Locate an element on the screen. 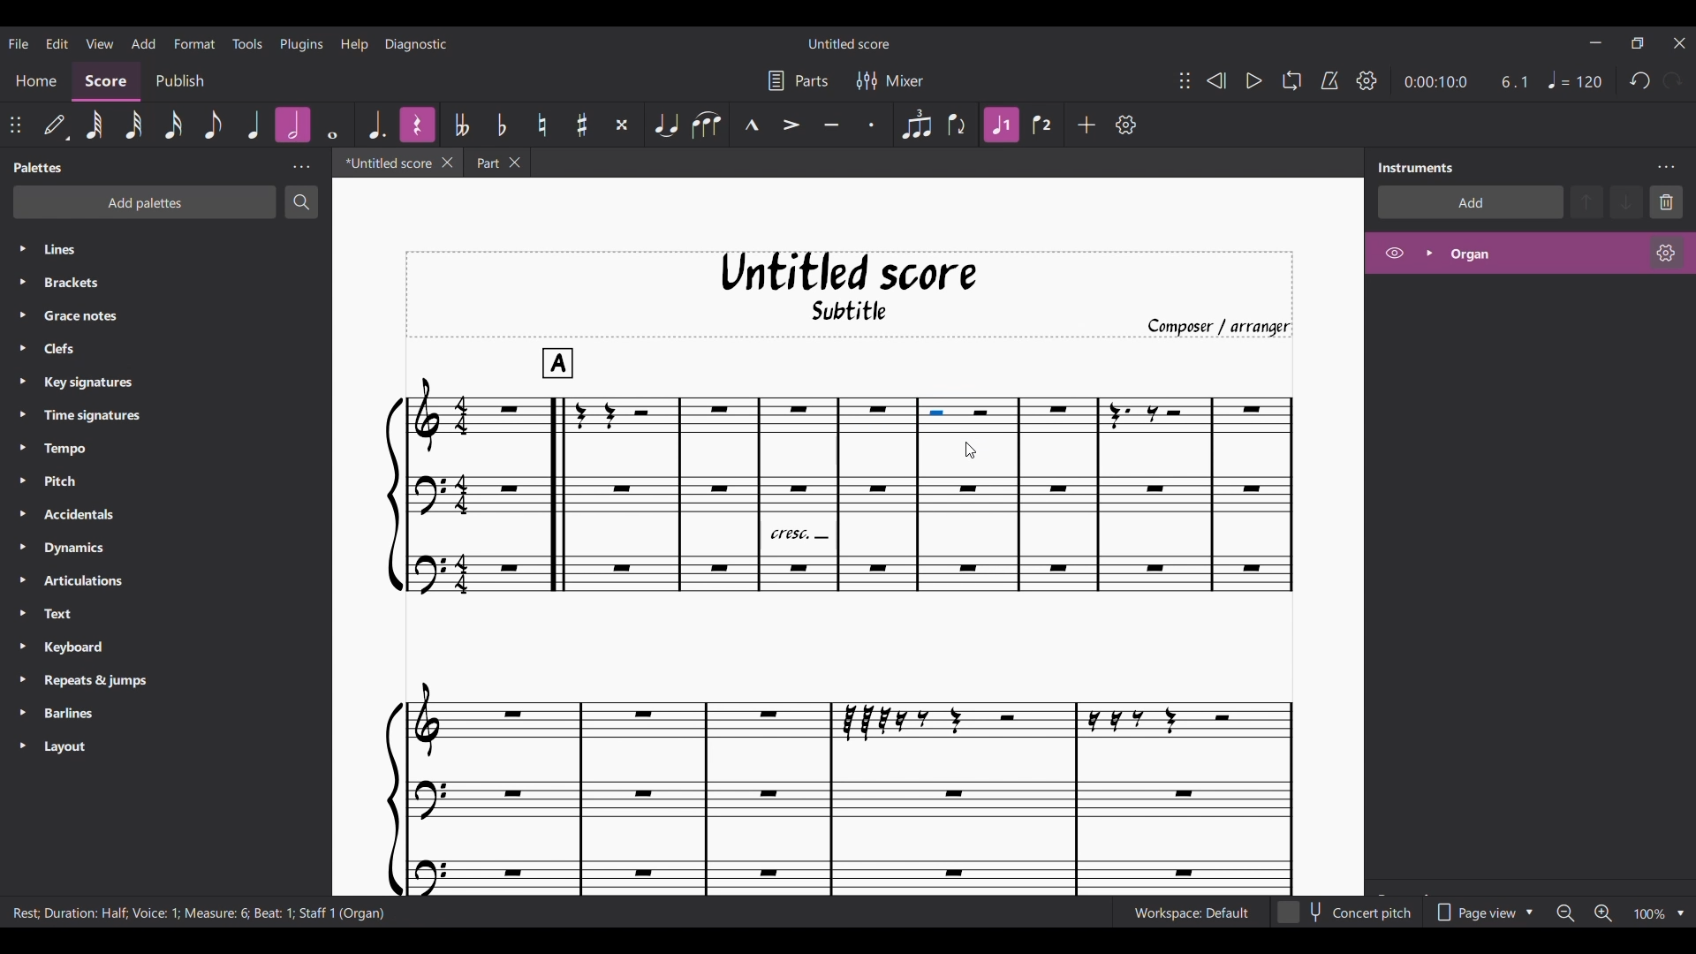 This screenshot has width=1696, height=954. Diagnostic menu is located at coordinates (417, 43).